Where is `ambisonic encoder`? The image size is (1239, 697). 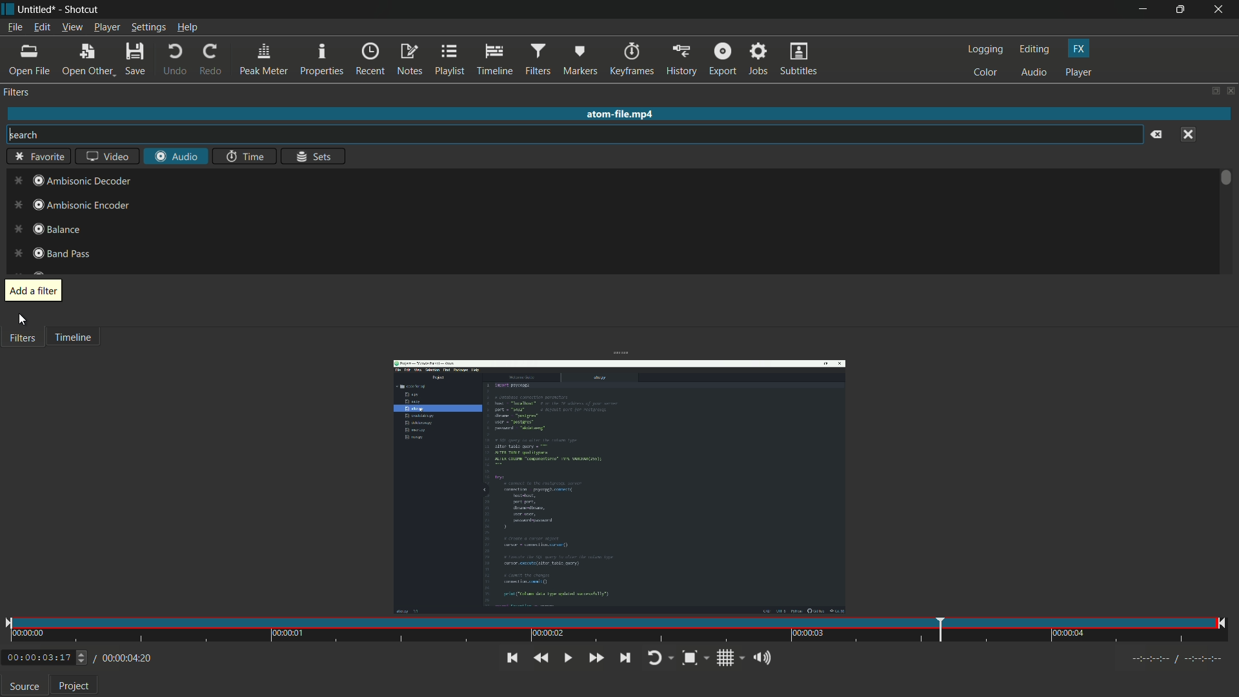
ambisonic encoder is located at coordinates (70, 206).